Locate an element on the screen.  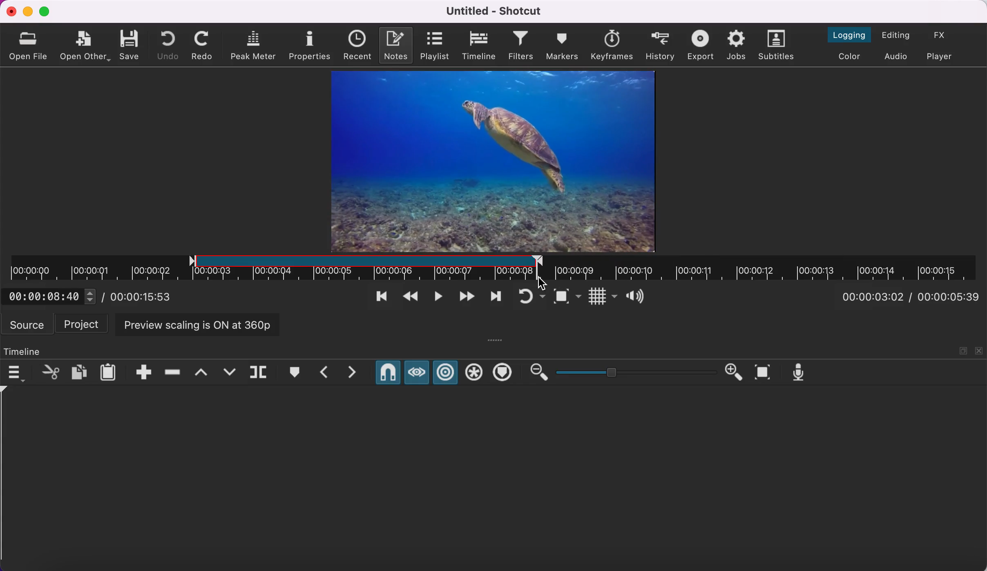
current position is located at coordinates (876, 297).